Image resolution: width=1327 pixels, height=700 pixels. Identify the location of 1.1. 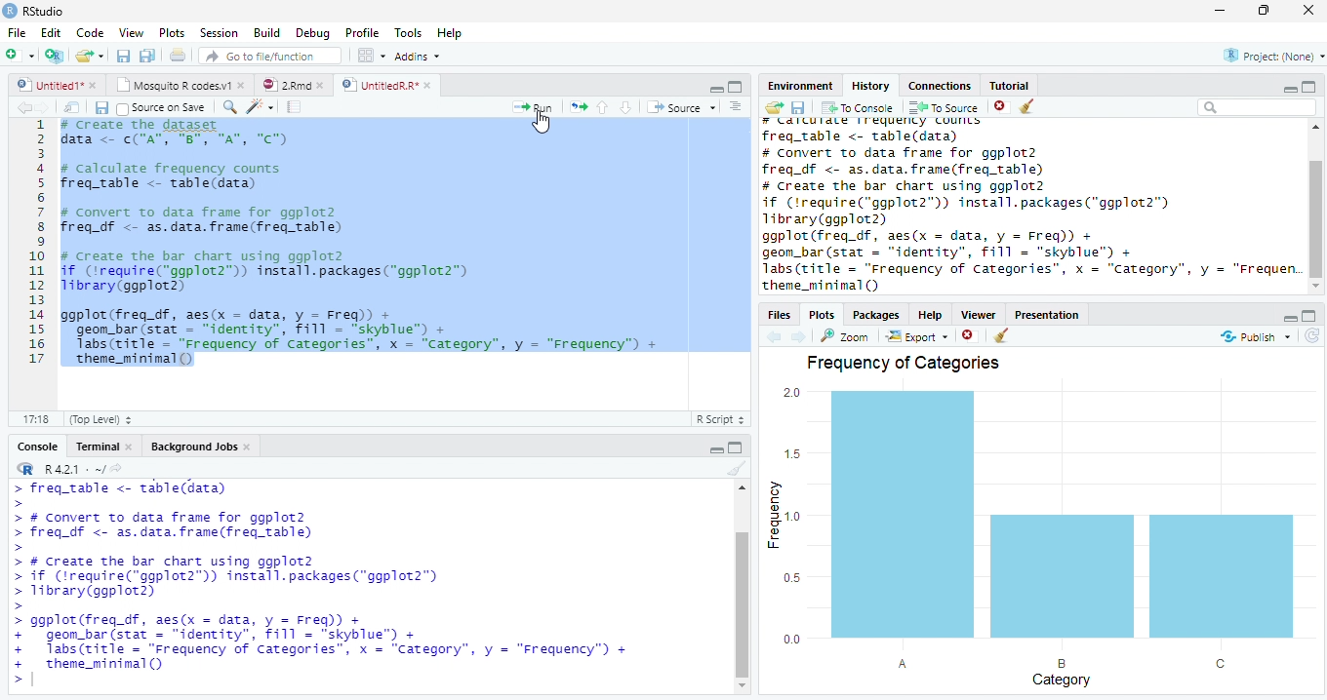
(31, 418).